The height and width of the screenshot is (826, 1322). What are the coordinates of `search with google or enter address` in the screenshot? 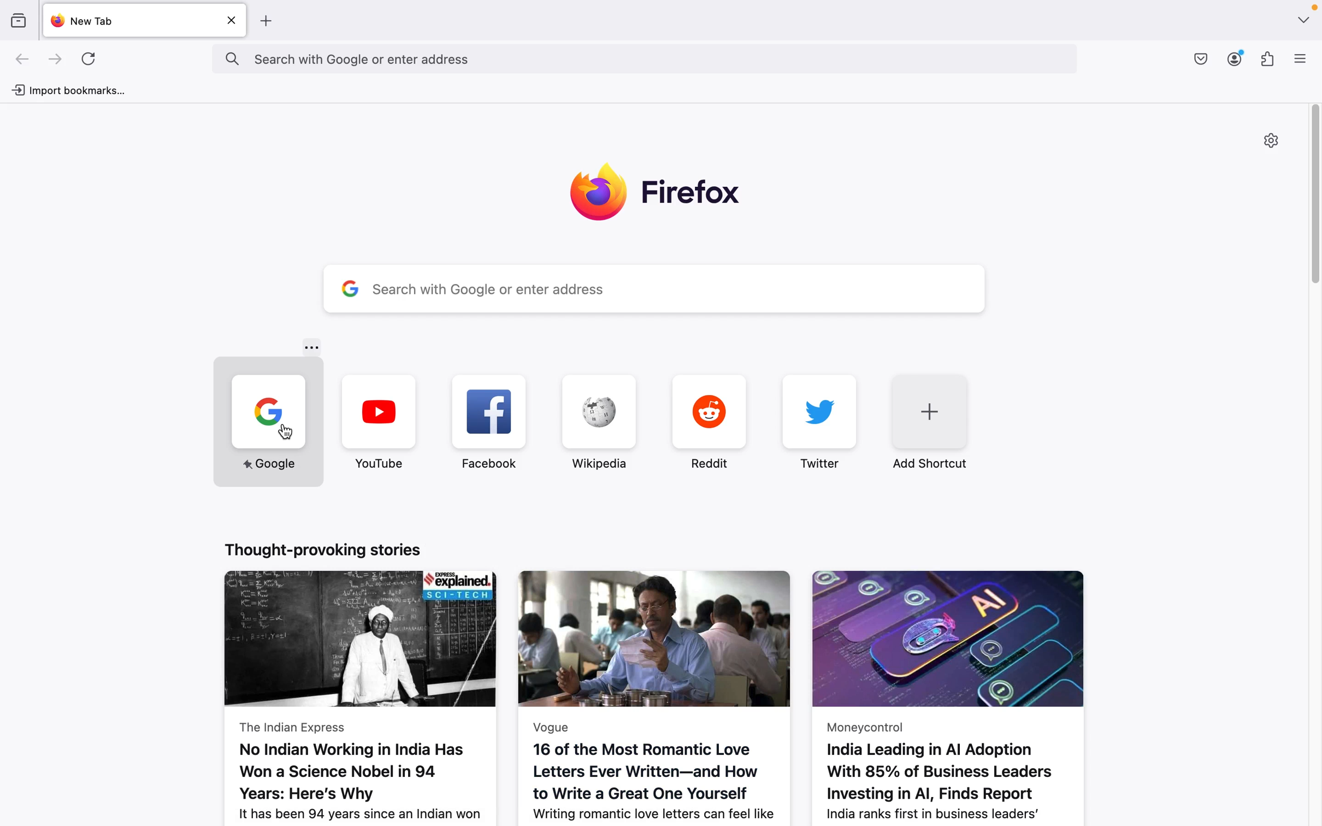 It's located at (657, 288).